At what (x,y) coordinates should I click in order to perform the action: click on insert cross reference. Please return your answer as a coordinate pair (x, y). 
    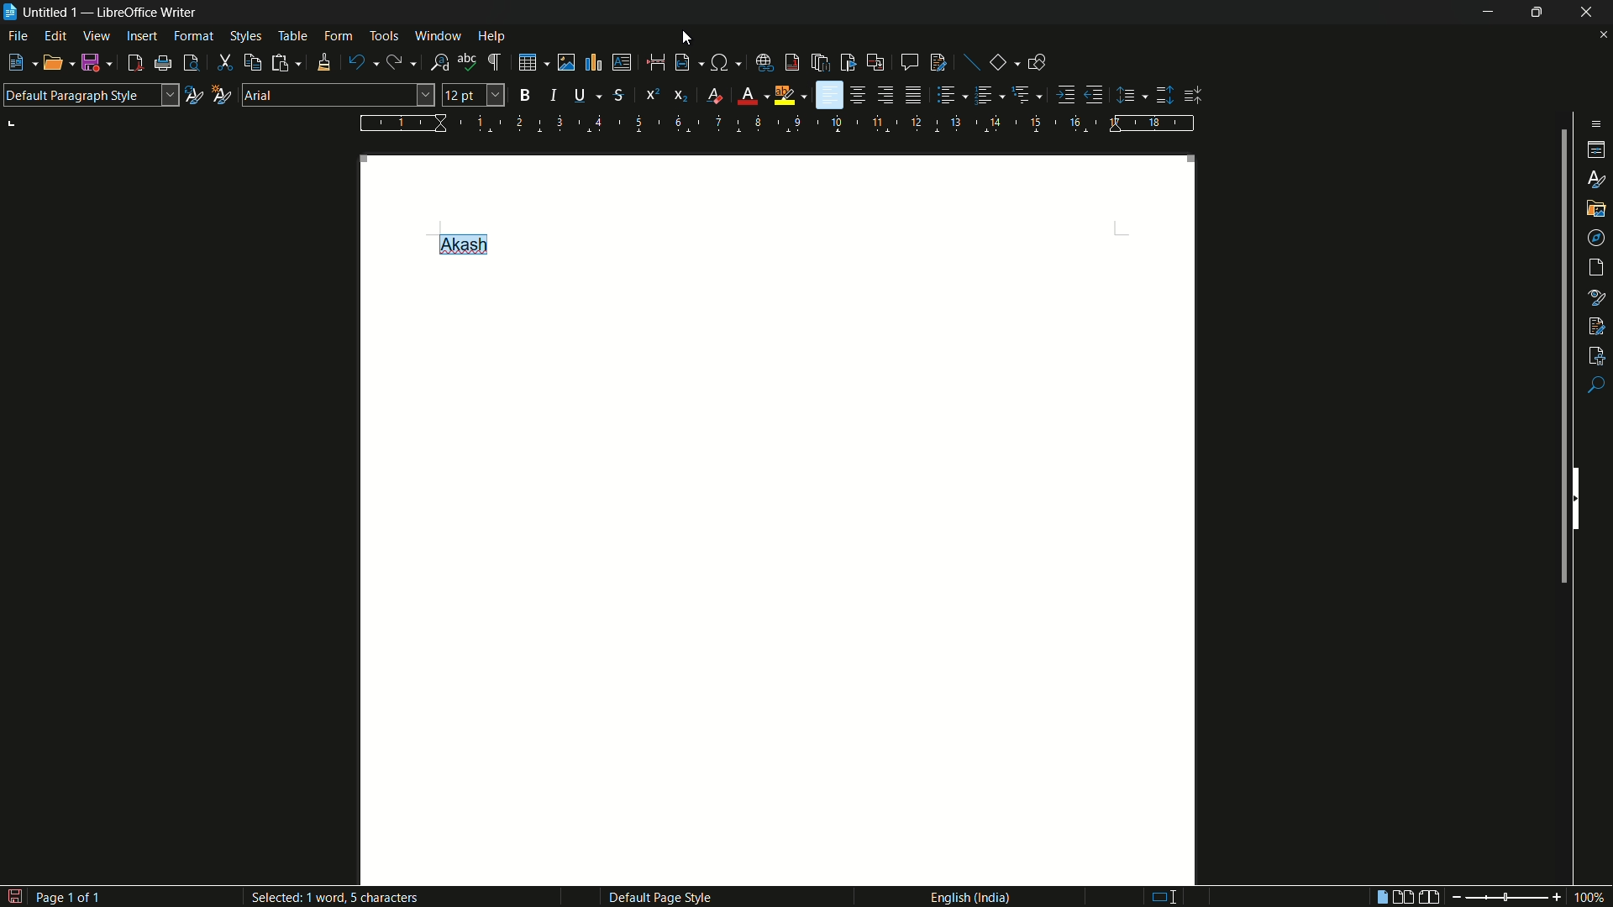
    Looking at the image, I should click on (875, 63).